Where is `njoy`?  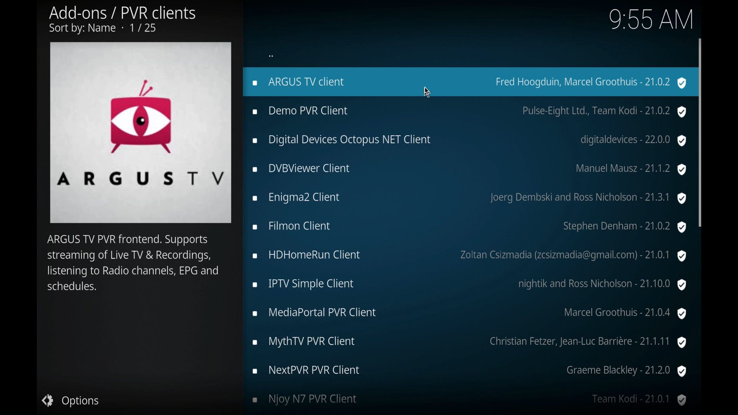
njoy is located at coordinates (470, 400).